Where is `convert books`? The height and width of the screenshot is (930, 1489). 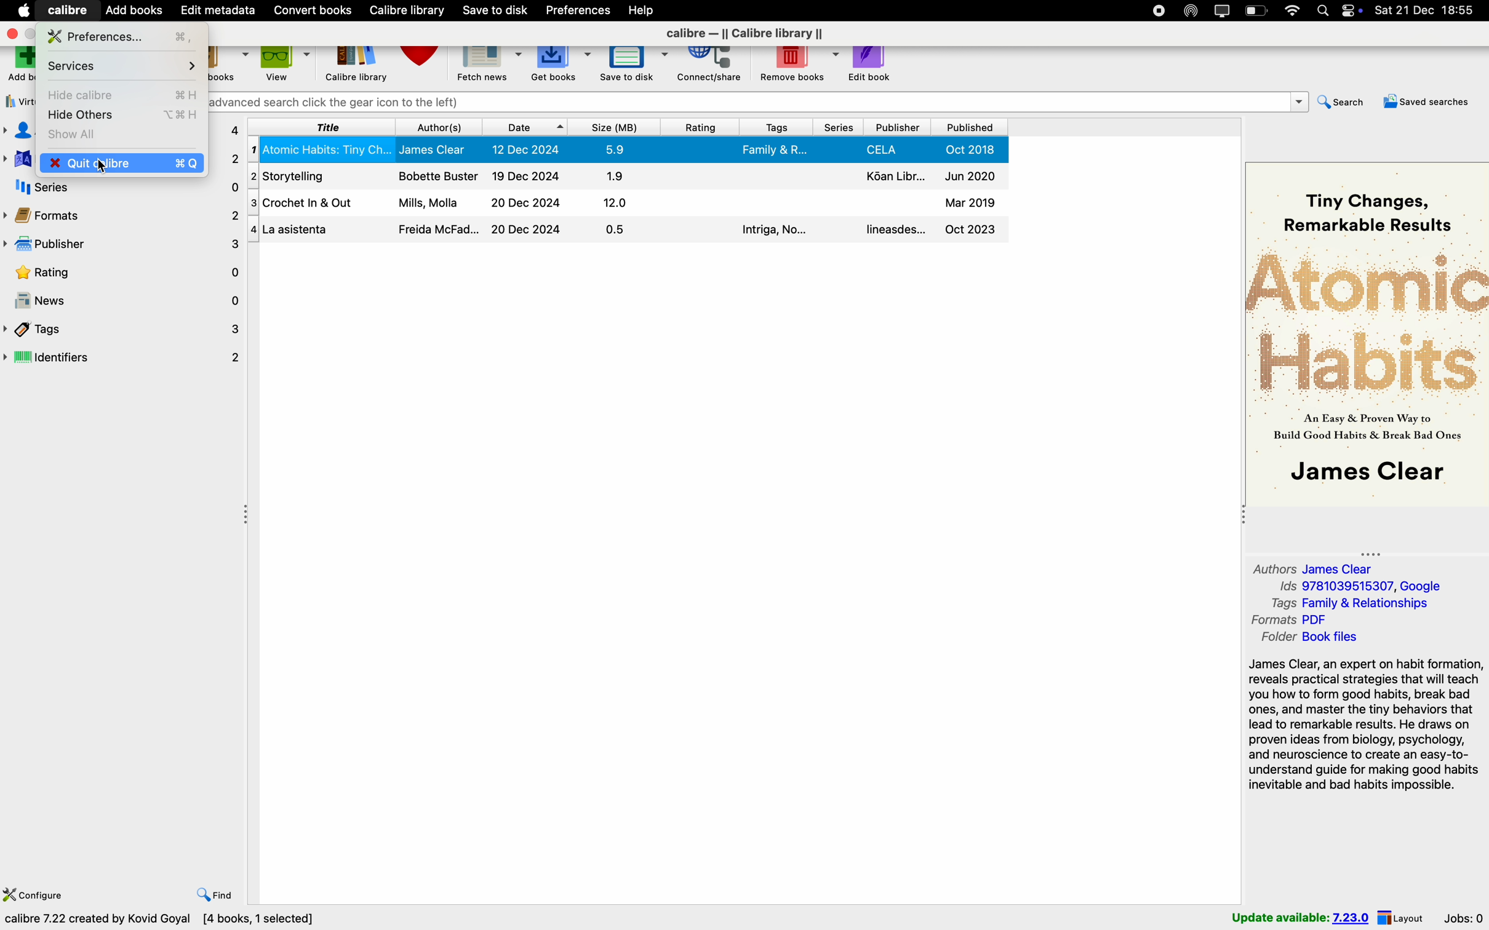
convert books is located at coordinates (230, 67).